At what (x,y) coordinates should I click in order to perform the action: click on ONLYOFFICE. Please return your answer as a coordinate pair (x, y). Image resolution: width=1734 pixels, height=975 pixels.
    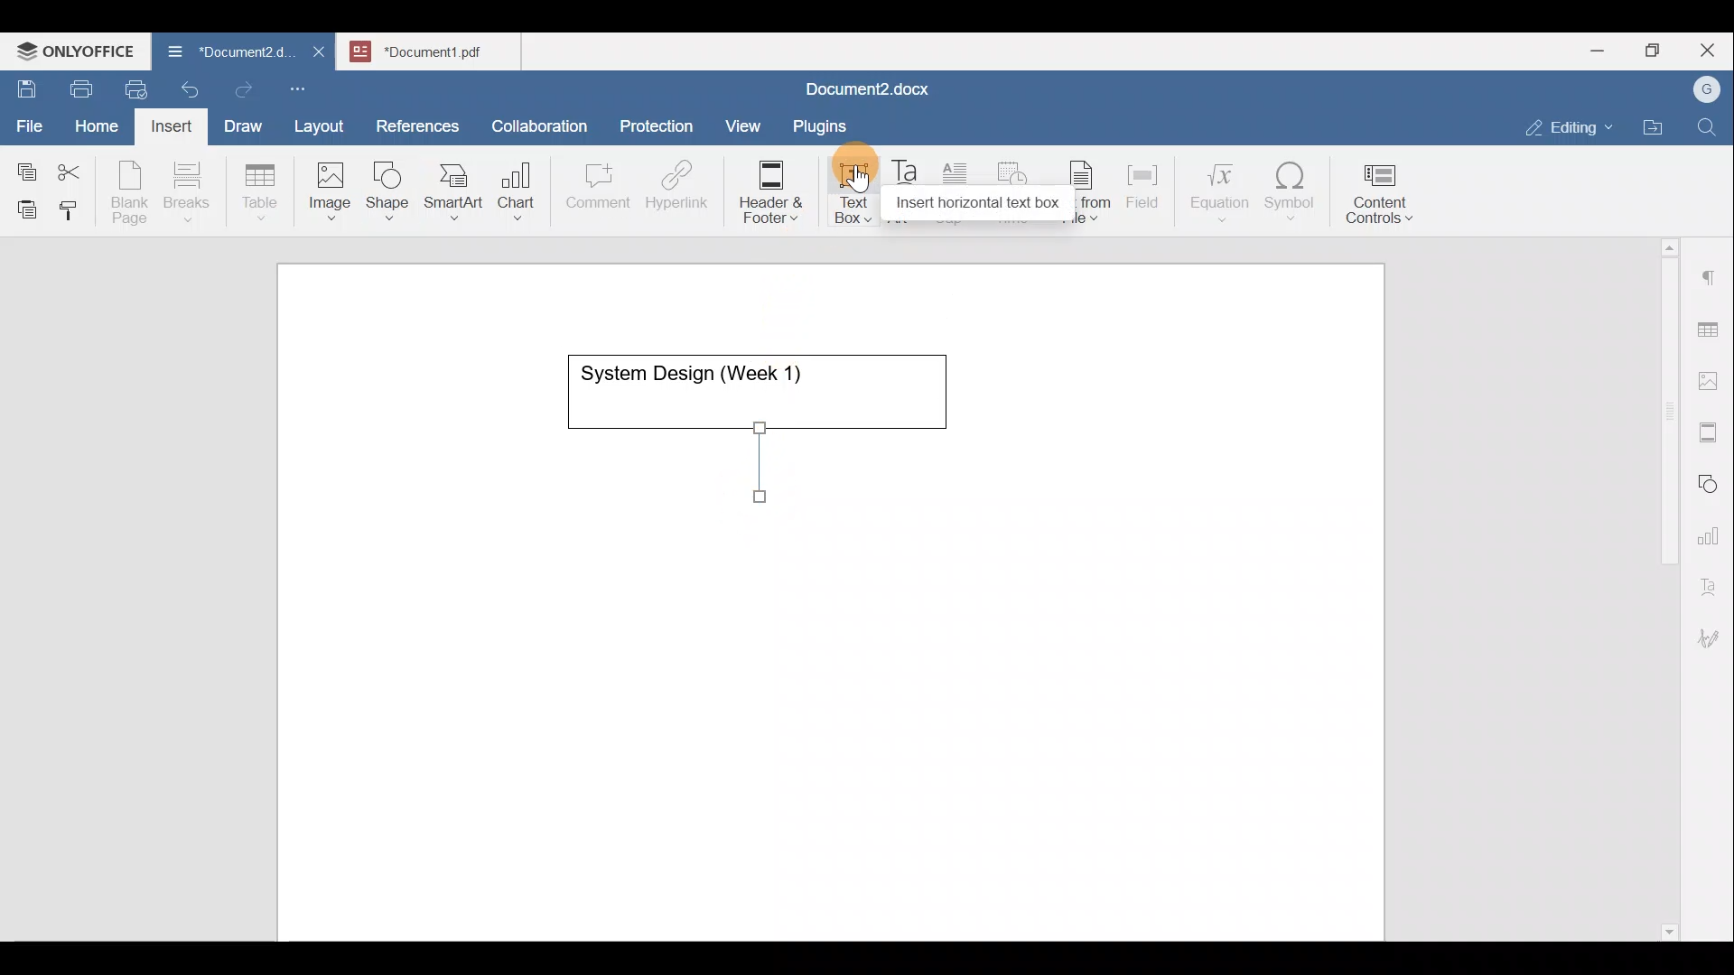
    Looking at the image, I should click on (77, 50).